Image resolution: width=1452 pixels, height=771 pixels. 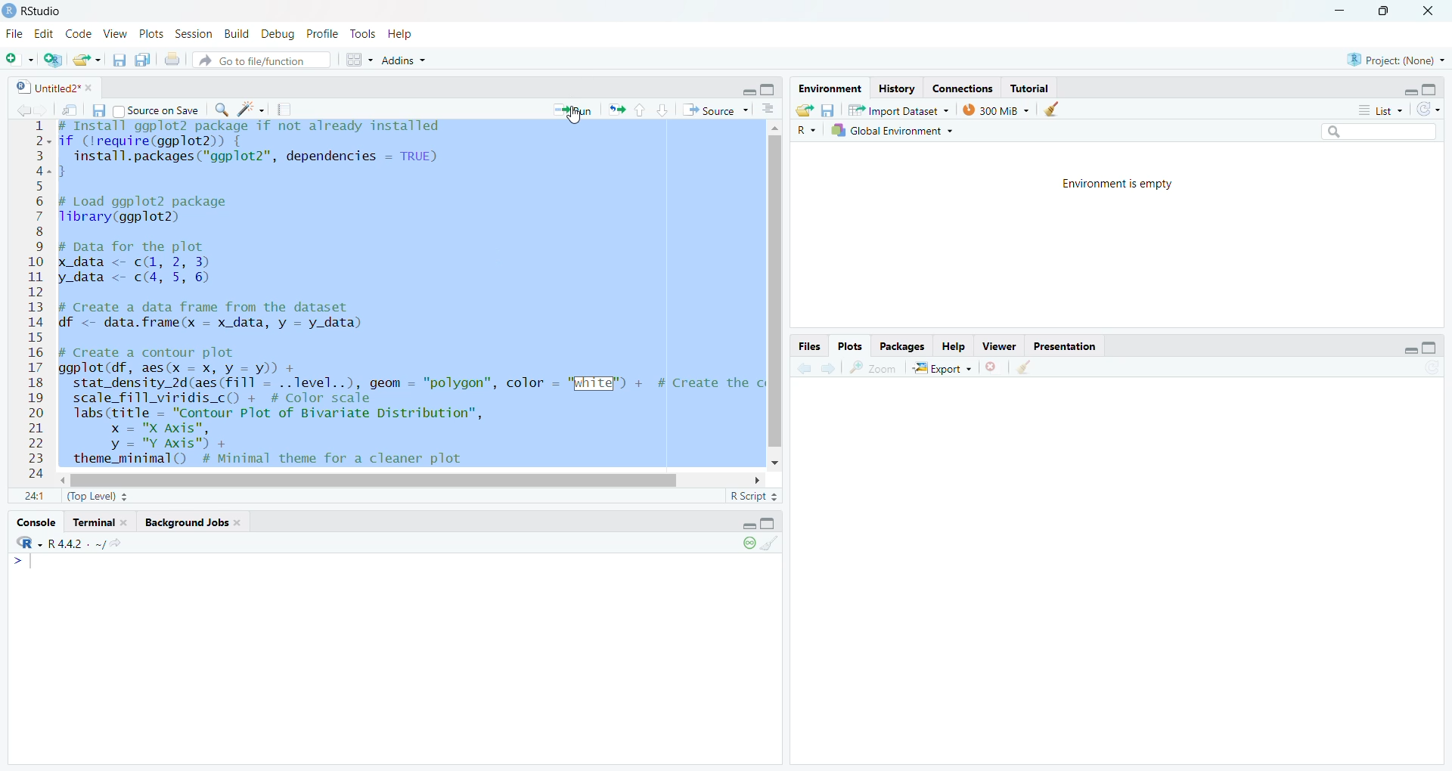 What do you see at coordinates (768, 91) in the screenshot?
I see `hide console` at bounding box center [768, 91].